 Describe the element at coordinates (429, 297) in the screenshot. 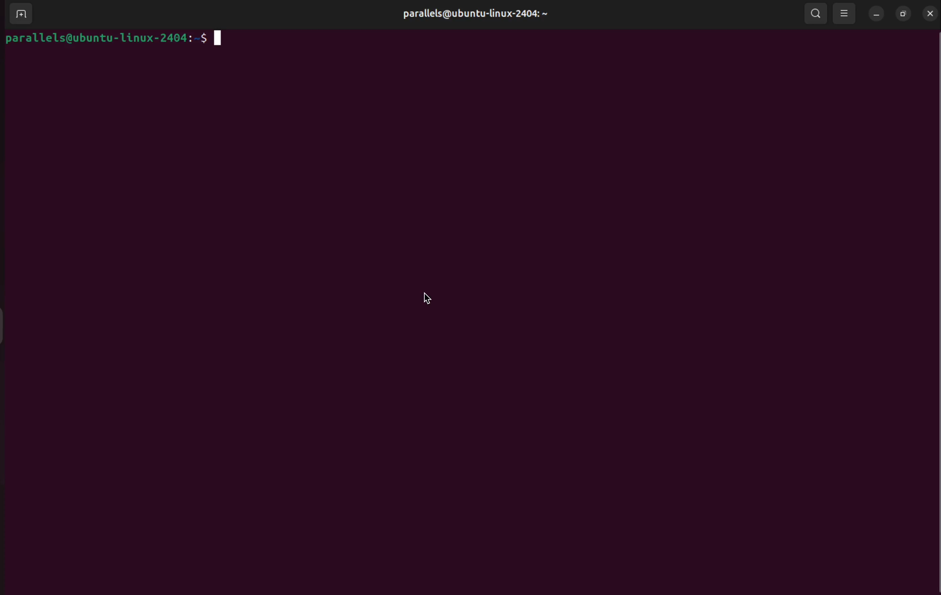

I see `cursor` at that location.